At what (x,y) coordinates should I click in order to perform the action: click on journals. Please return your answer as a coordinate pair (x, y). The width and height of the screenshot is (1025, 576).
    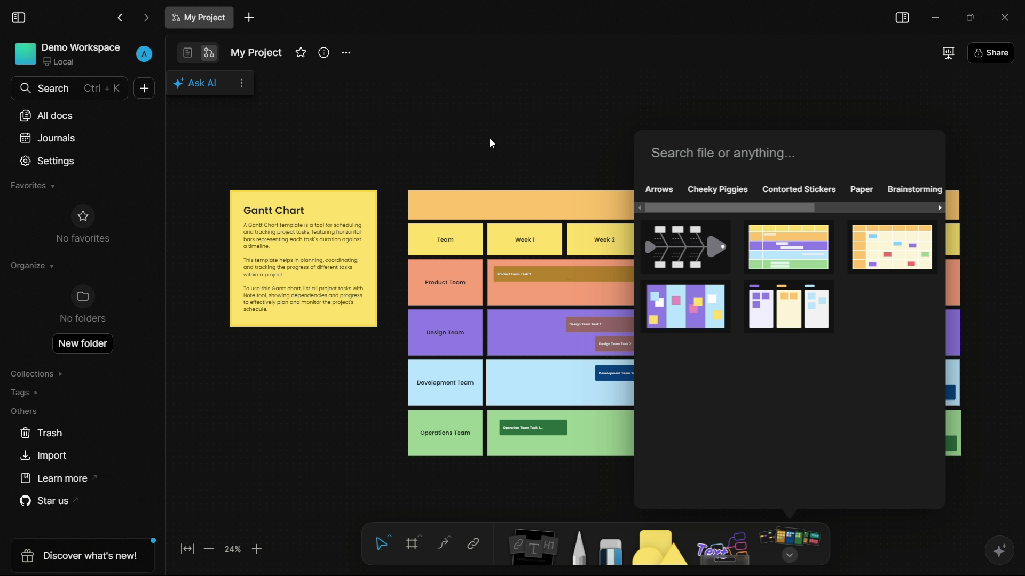
    Looking at the image, I should click on (46, 138).